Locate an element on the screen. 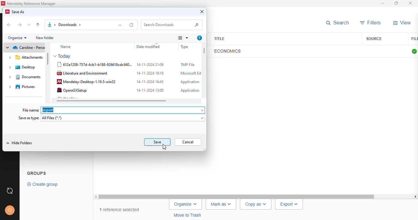  maximize is located at coordinates (397, 3).